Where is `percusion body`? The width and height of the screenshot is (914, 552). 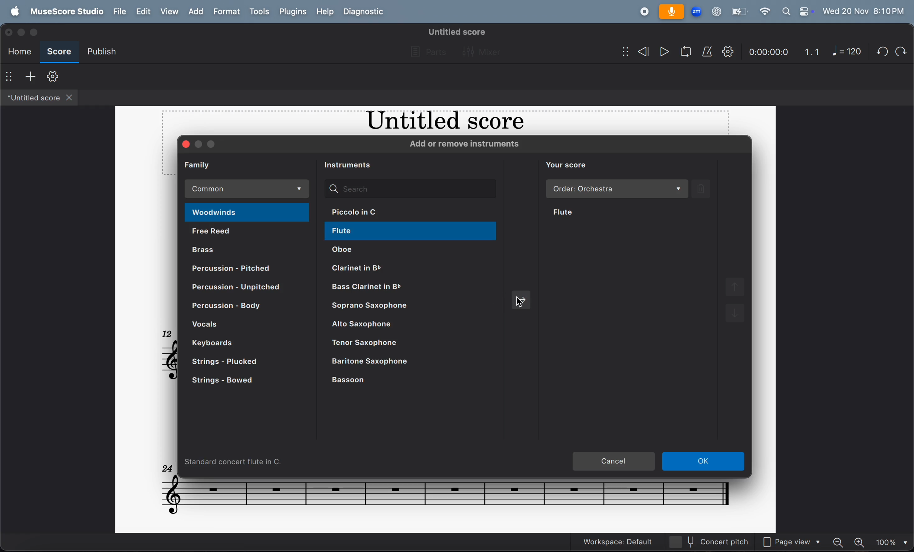 percusion body is located at coordinates (236, 309).